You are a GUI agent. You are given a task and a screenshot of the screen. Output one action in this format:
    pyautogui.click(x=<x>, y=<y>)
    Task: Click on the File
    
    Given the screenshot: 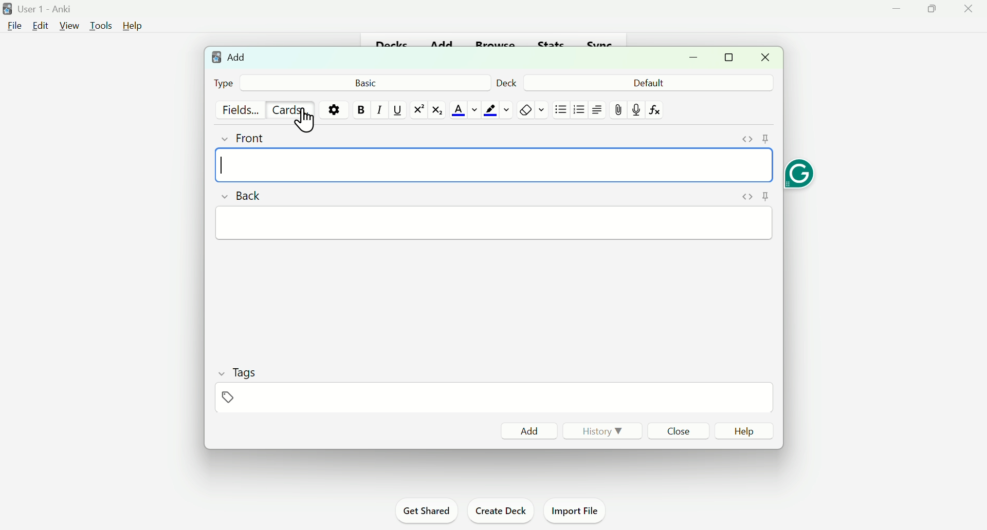 What is the action you would take?
    pyautogui.click(x=14, y=27)
    